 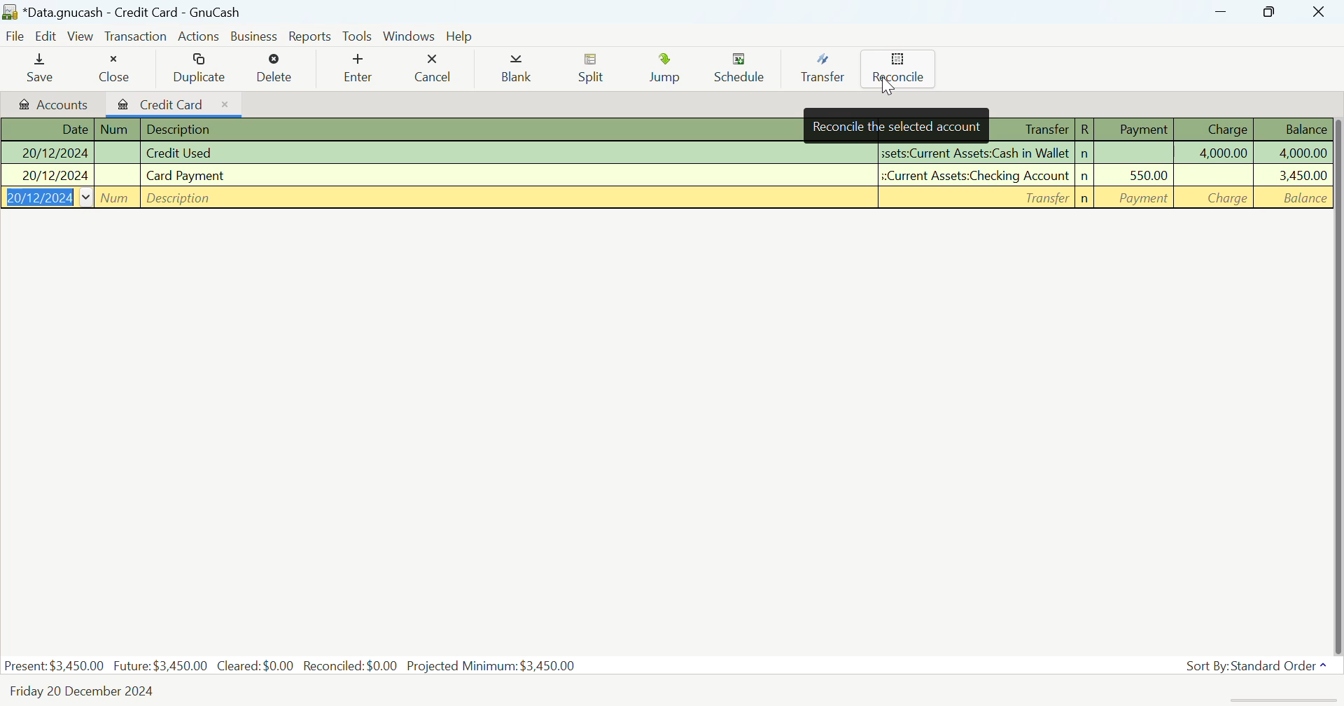 I want to click on Help, so click(x=461, y=35).